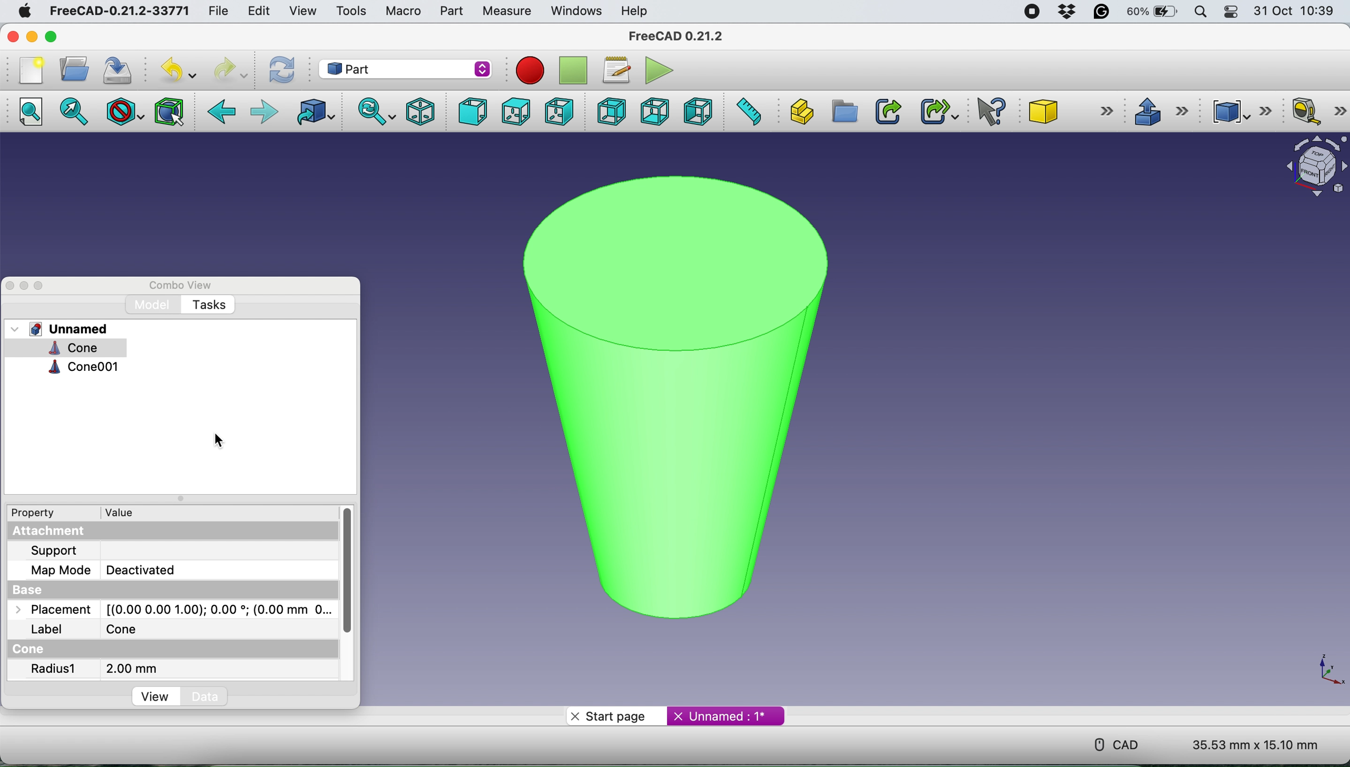 This screenshot has height=767, width=1350. What do you see at coordinates (527, 70) in the screenshot?
I see `stop macros` at bounding box center [527, 70].